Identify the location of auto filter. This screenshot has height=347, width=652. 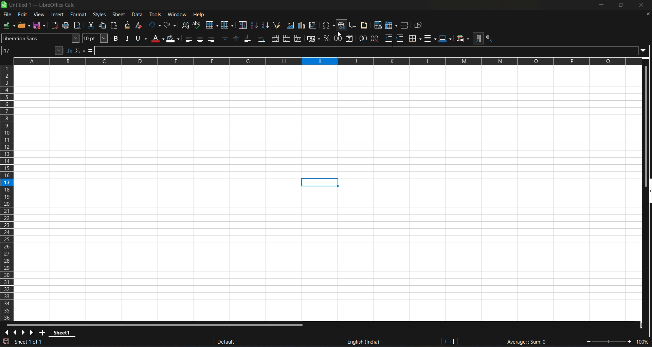
(277, 25).